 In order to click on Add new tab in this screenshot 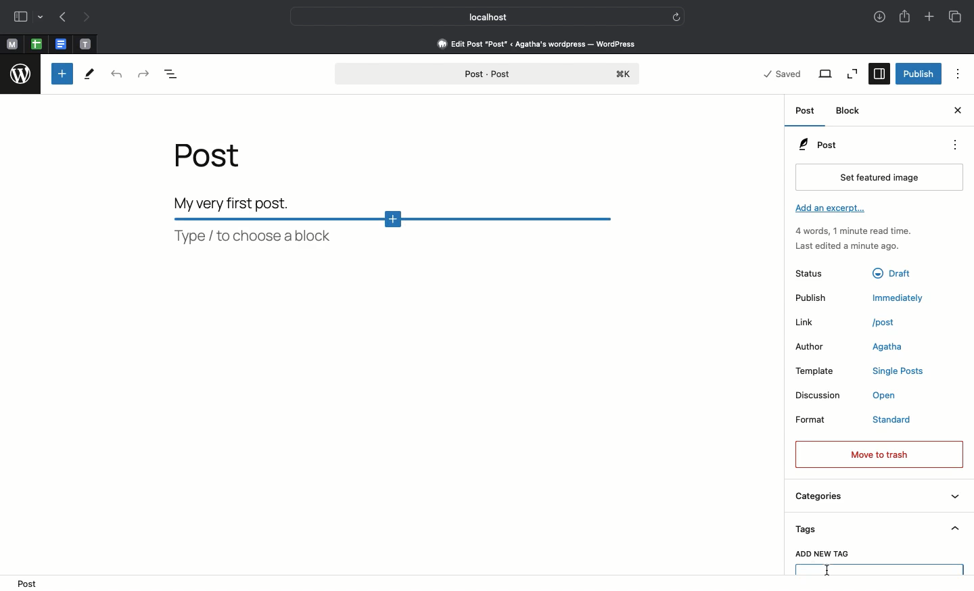, I will do `click(931, 19)`.